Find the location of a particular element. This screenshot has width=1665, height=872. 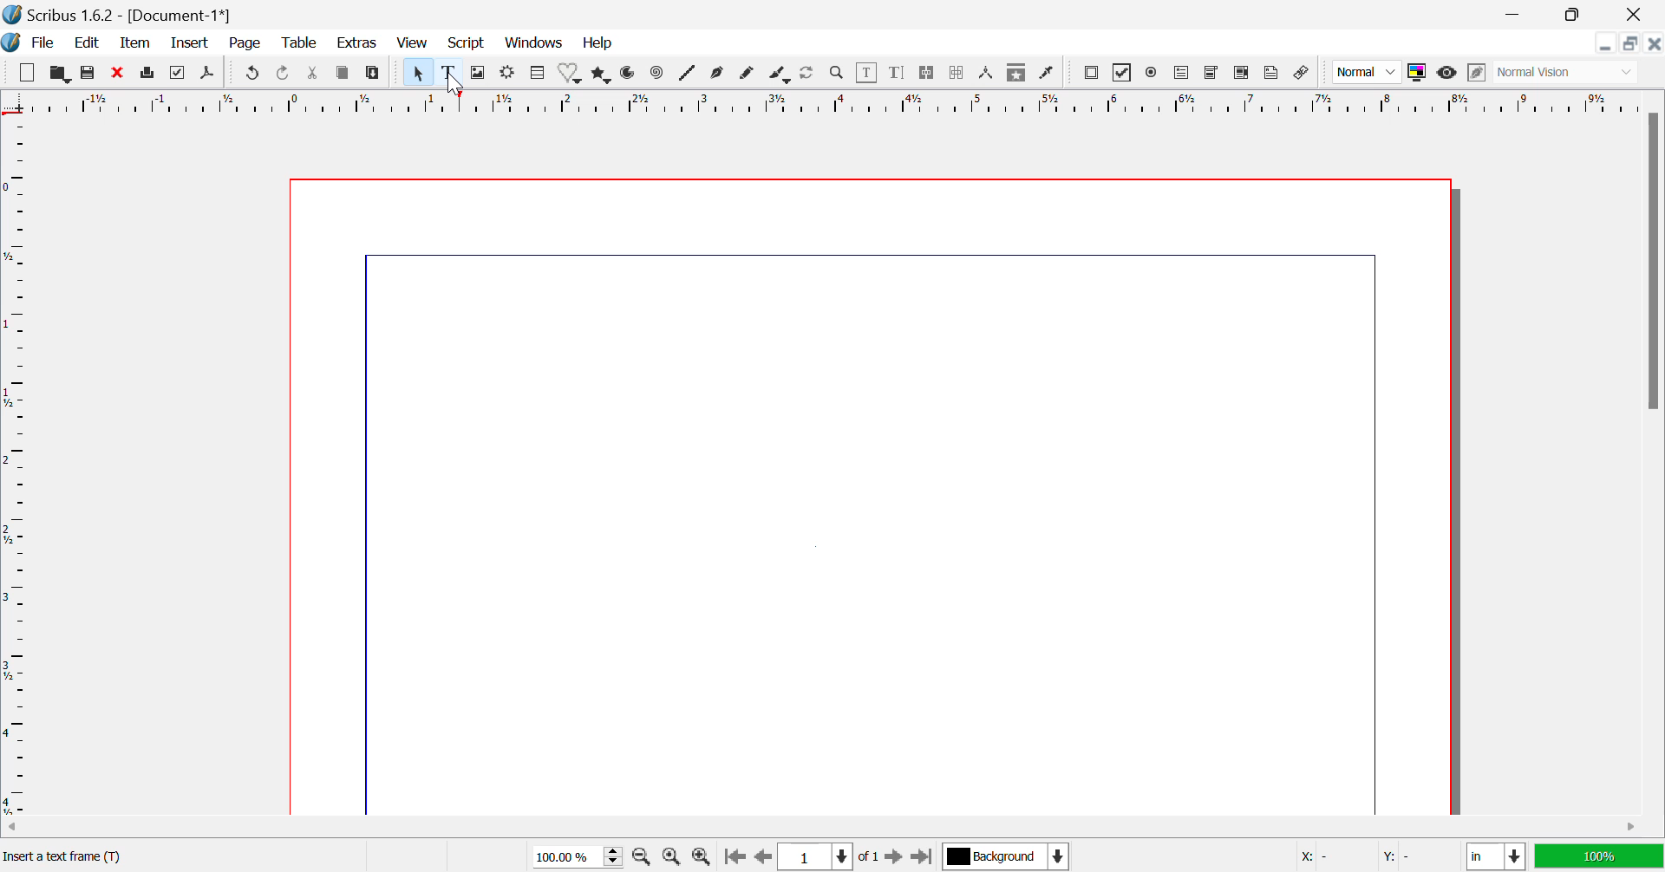

Minimize is located at coordinates (1573, 13).